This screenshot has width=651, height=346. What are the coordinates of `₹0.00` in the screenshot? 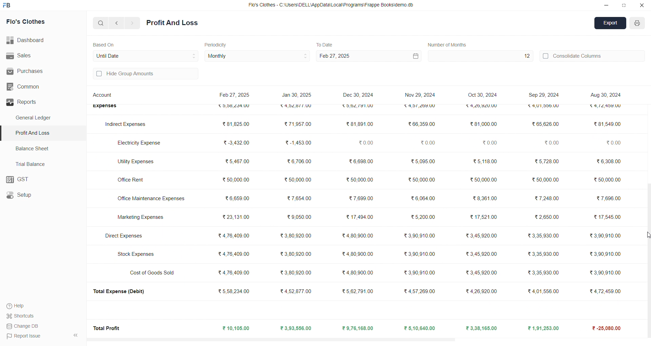 It's located at (428, 142).